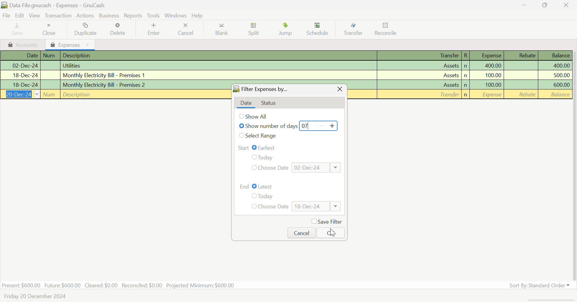  What do you see at coordinates (255, 116) in the screenshot?
I see `Show All` at bounding box center [255, 116].